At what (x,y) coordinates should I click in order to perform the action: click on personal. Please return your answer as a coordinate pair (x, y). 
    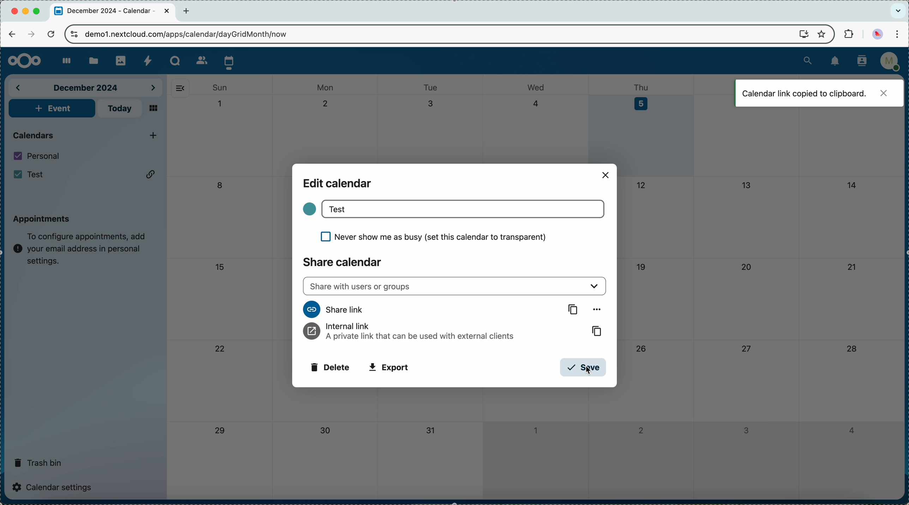
    Looking at the image, I should click on (38, 156).